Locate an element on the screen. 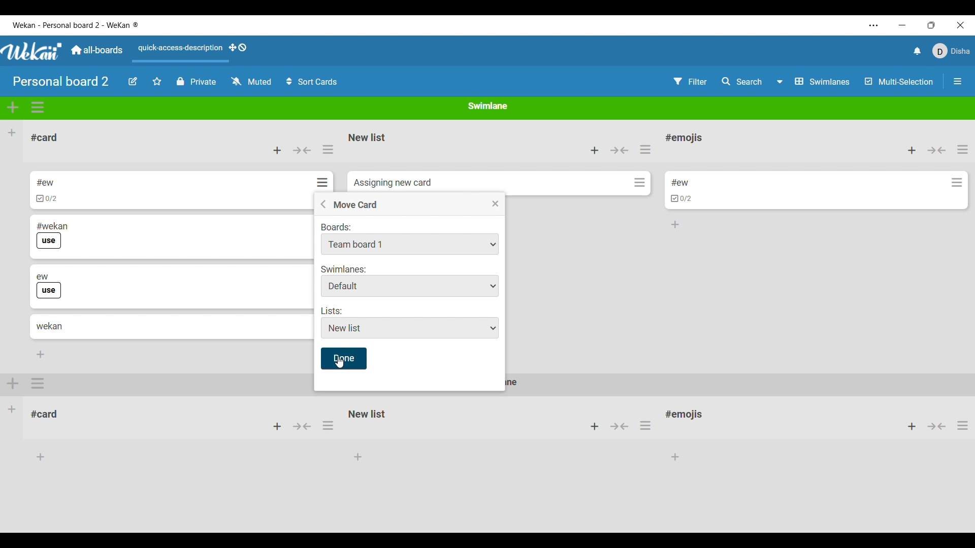 The height and width of the screenshot is (548, 975). Current swimlane is located at coordinates (488, 106).